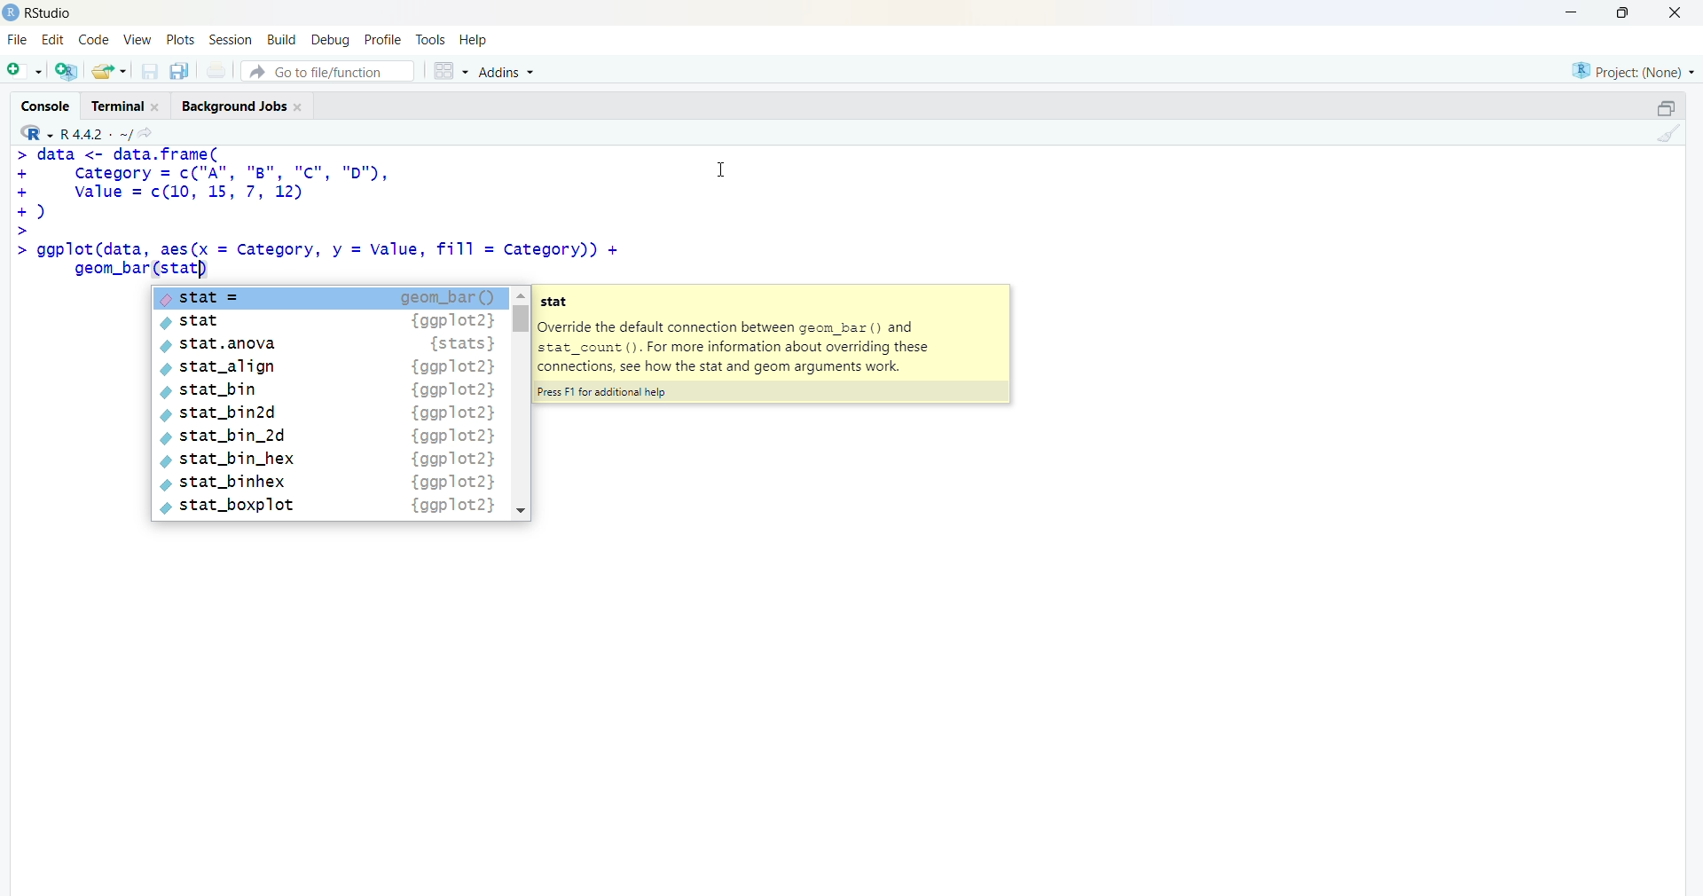  Describe the element at coordinates (381, 41) in the screenshot. I see `profile` at that location.